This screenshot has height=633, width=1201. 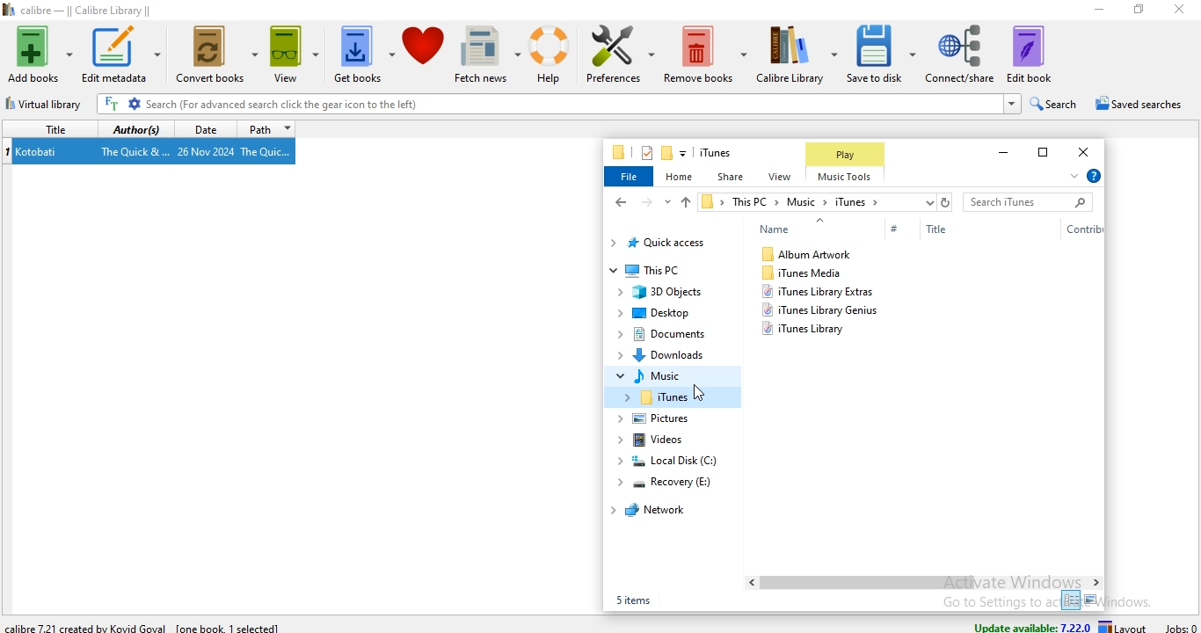 What do you see at coordinates (423, 54) in the screenshot?
I see `donate to calibre` at bounding box center [423, 54].